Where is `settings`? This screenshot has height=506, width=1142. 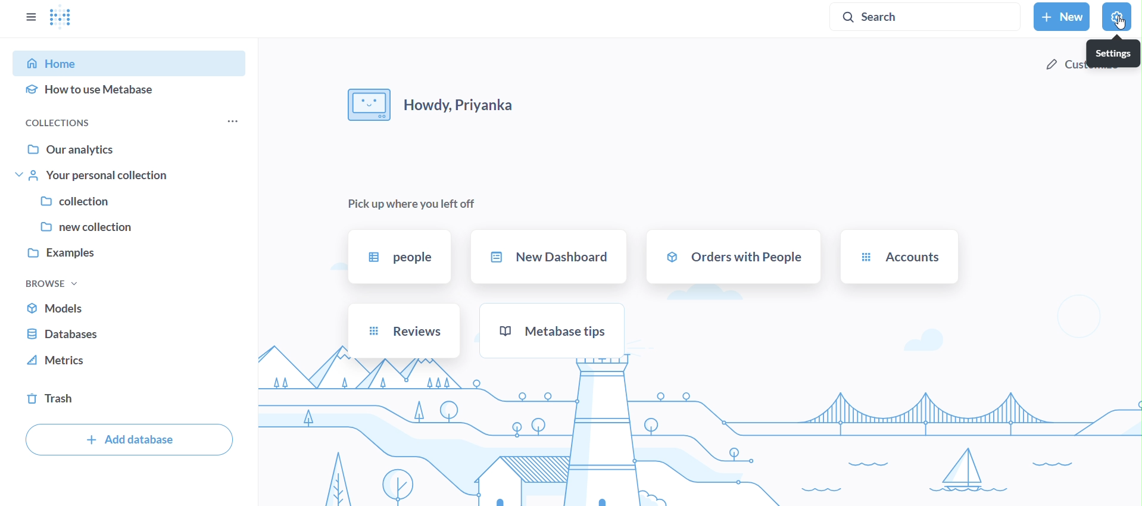
settings is located at coordinates (1114, 52).